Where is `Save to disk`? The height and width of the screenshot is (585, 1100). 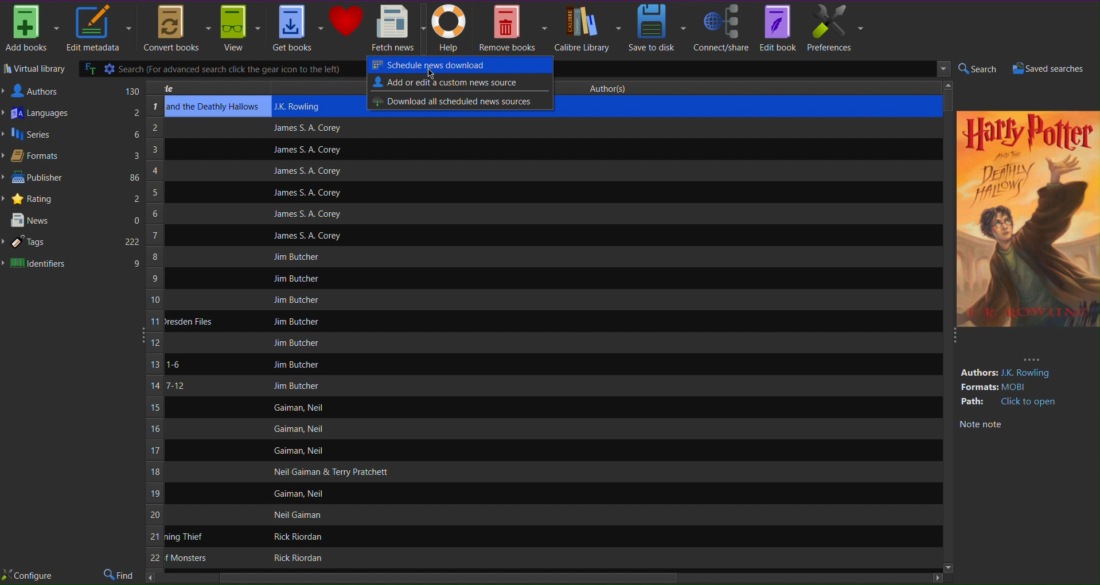
Save to disk is located at coordinates (658, 27).